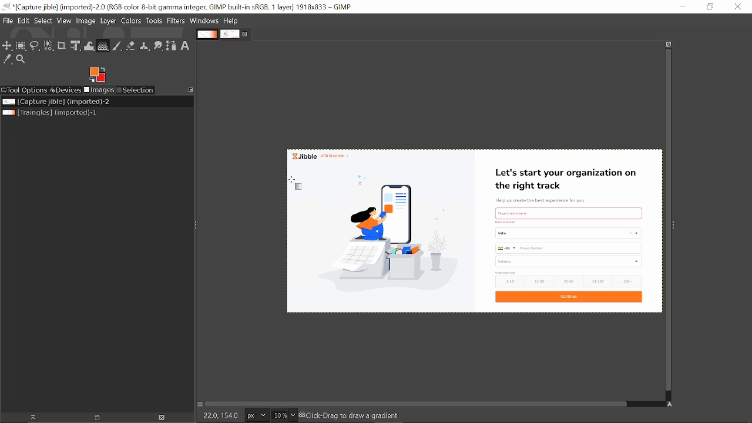  Describe the element at coordinates (157, 45) in the screenshot. I see `Smudge tool` at that location.